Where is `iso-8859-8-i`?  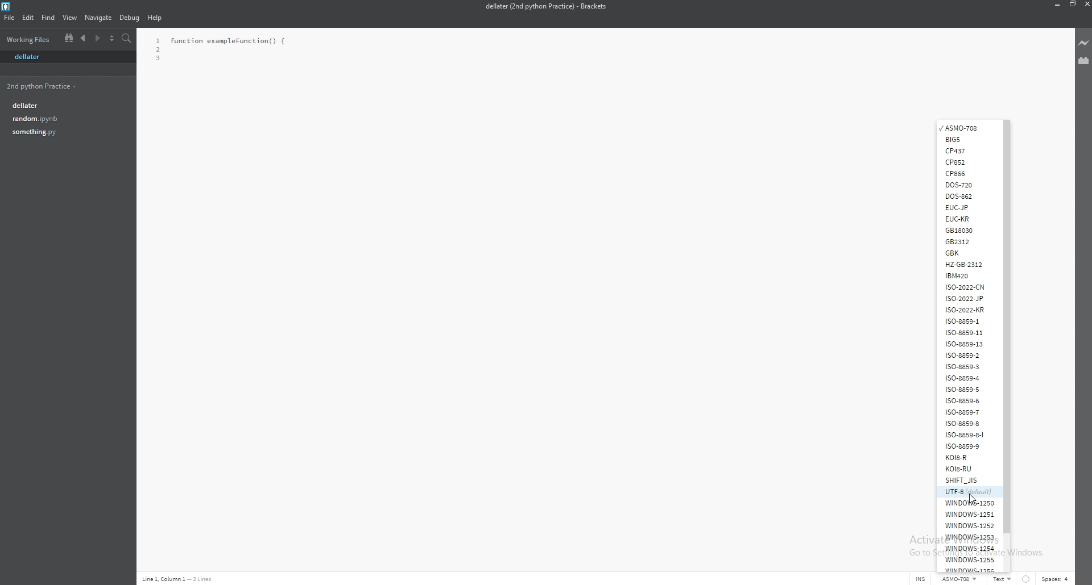
iso-8859-8-i is located at coordinates (969, 434).